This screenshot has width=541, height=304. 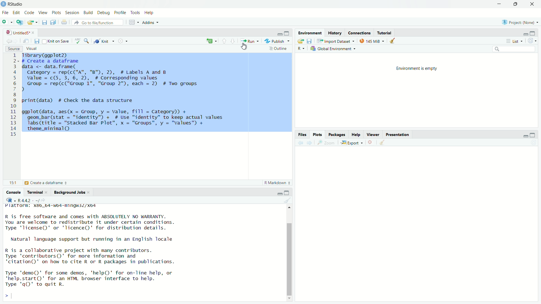 I want to click on Scrollbar, so click(x=289, y=256).